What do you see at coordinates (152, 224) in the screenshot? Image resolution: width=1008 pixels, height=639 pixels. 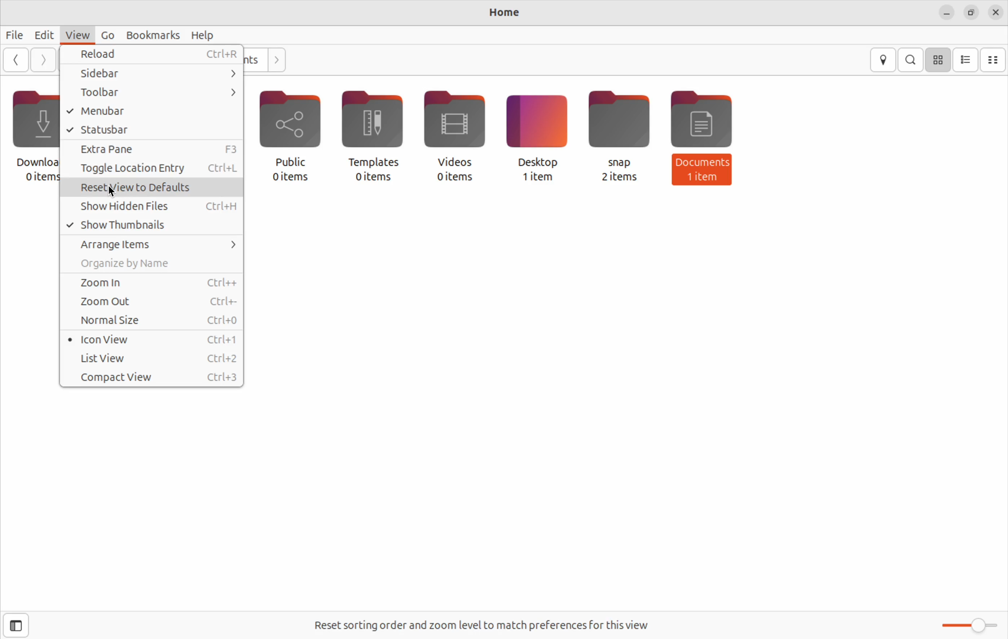 I see `Show Thumbnails` at bounding box center [152, 224].